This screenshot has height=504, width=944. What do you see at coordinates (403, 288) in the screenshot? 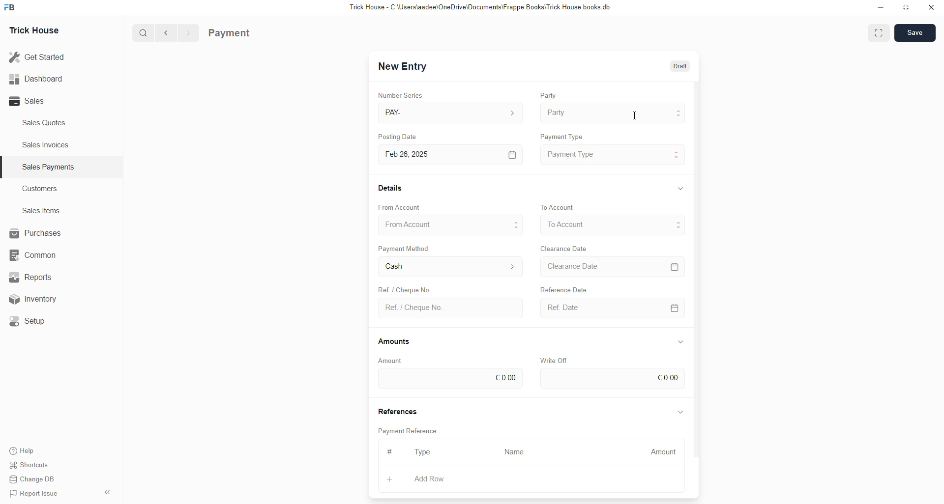
I see `Ref. / Cheque No.` at bounding box center [403, 288].